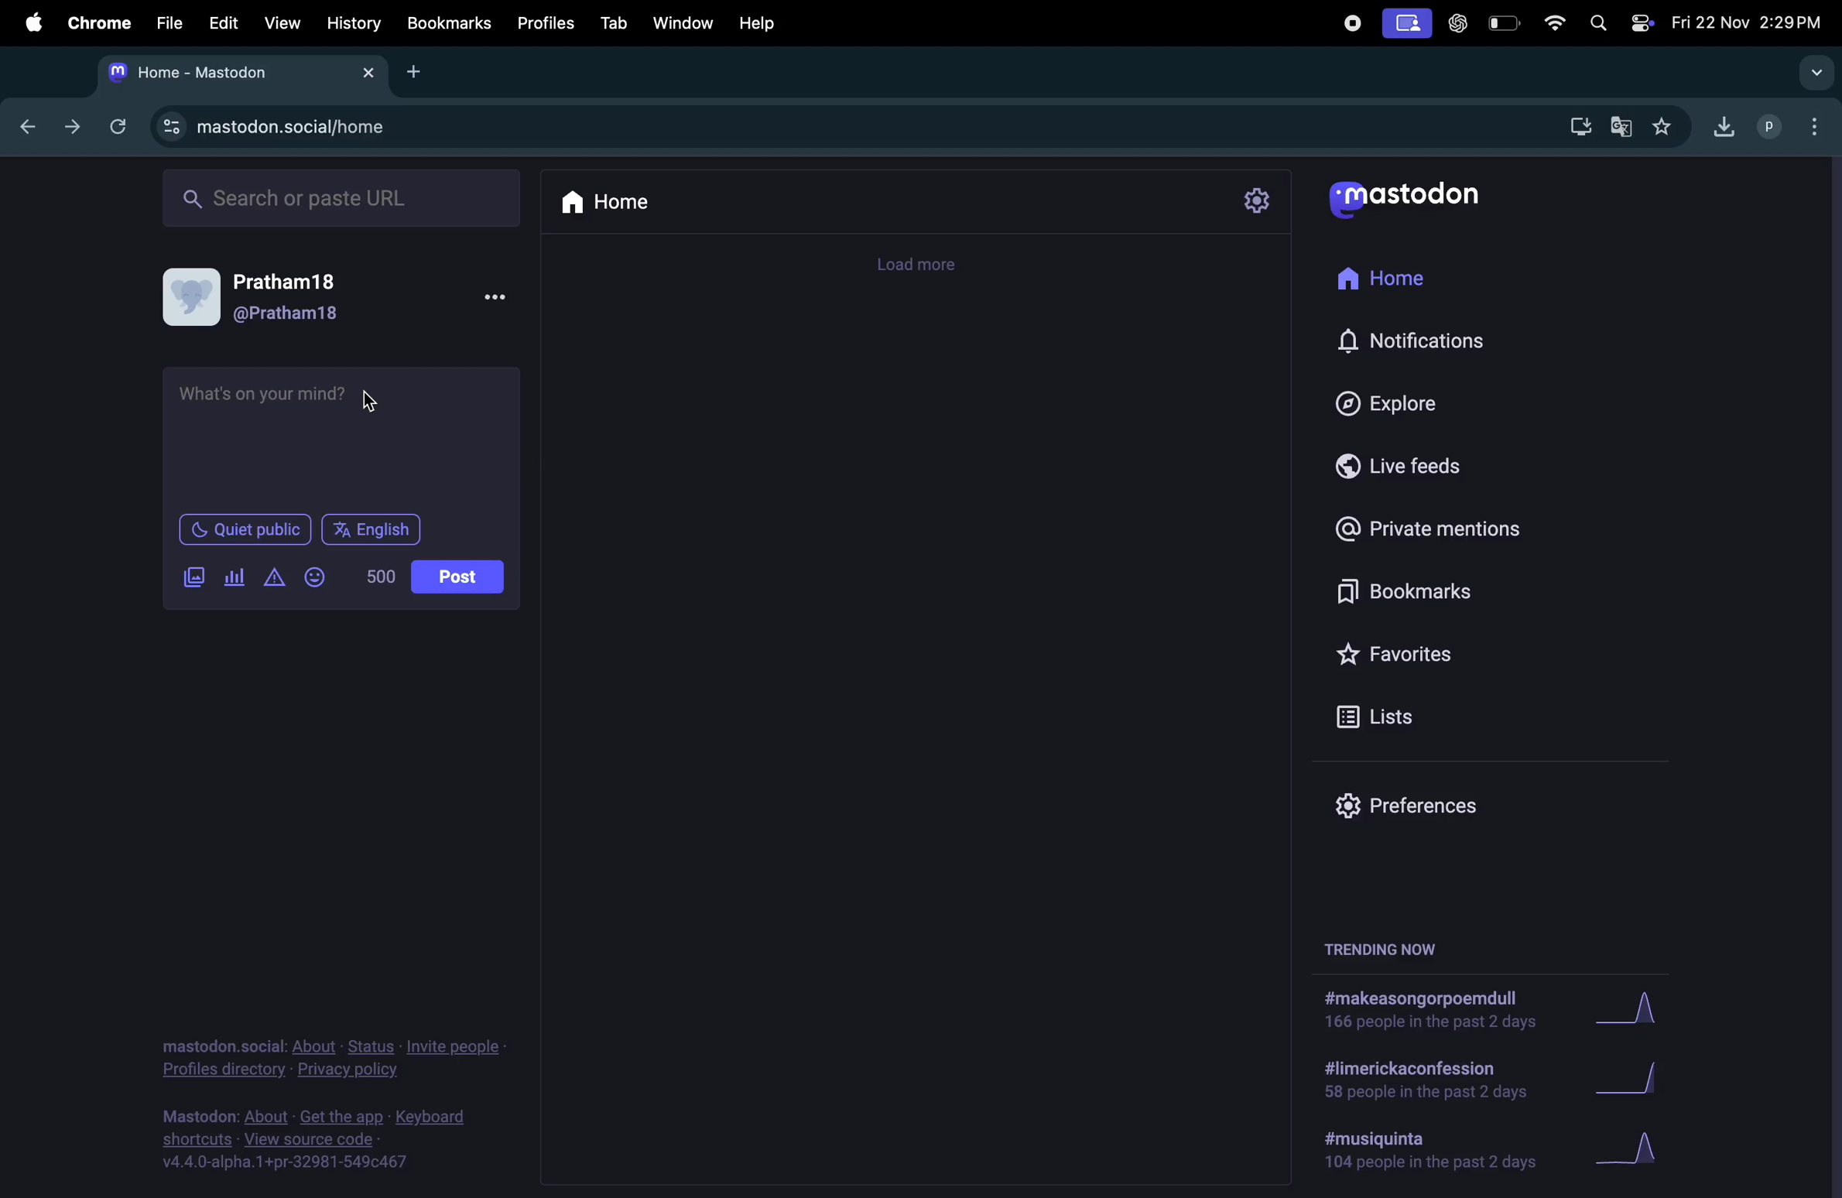 This screenshot has height=1198, width=1842. I want to click on mastodon logo, so click(1423, 196).